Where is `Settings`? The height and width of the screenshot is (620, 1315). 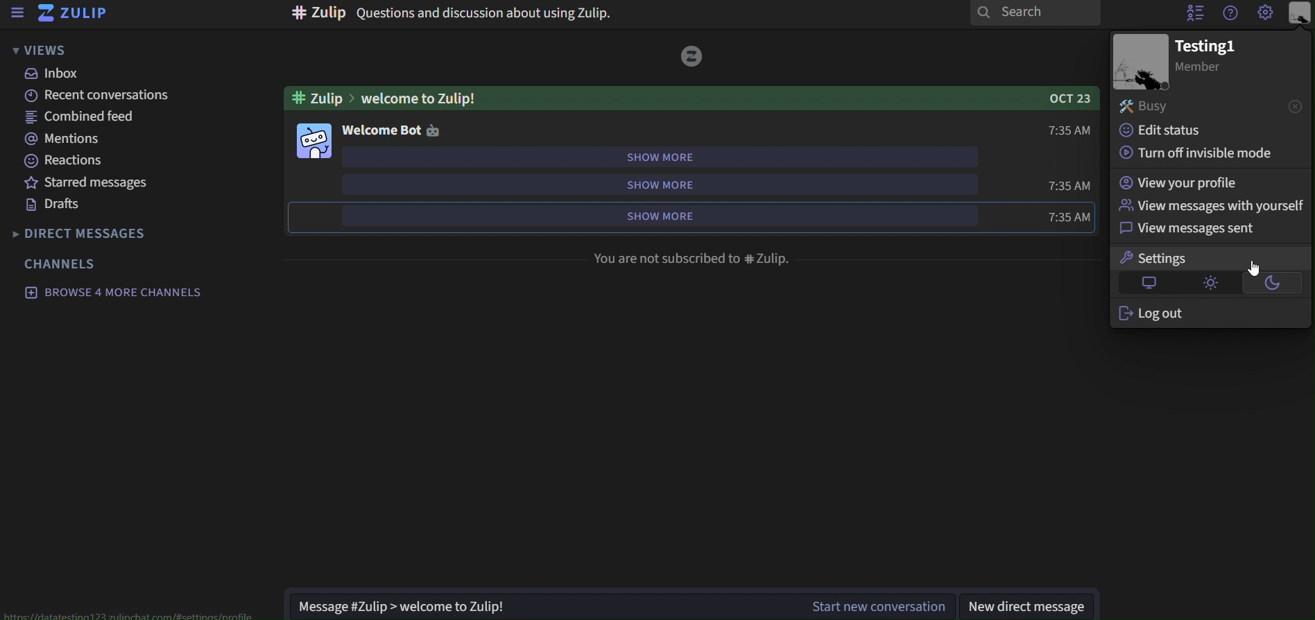
Settings is located at coordinates (1266, 13).